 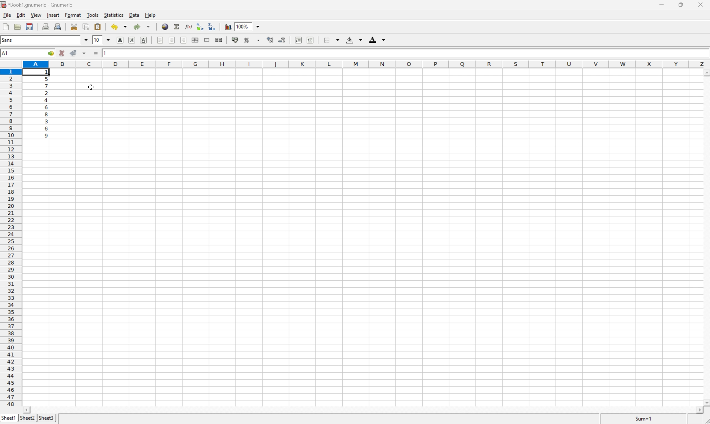 What do you see at coordinates (644, 419) in the screenshot?
I see `Sum=1` at bounding box center [644, 419].